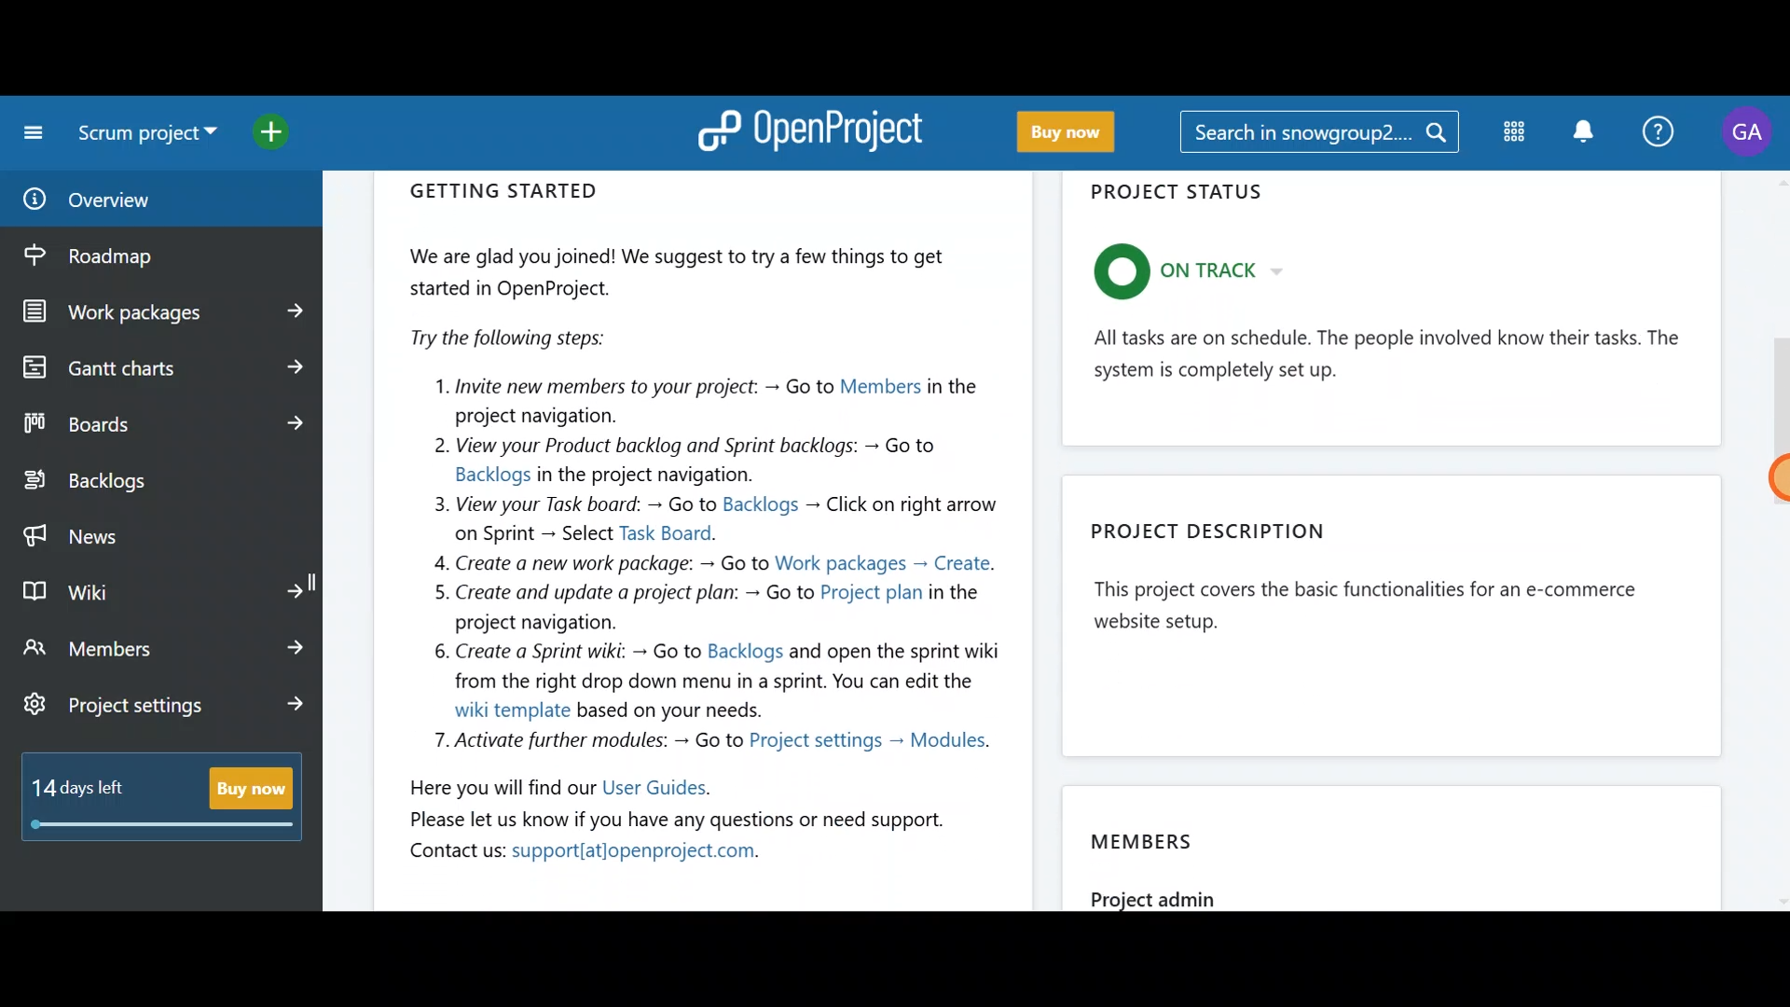 The image size is (1790, 1007). What do you see at coordinates (145, 482) in the screenshot?
I see `Backlogs` at bounding box center [145, 482].